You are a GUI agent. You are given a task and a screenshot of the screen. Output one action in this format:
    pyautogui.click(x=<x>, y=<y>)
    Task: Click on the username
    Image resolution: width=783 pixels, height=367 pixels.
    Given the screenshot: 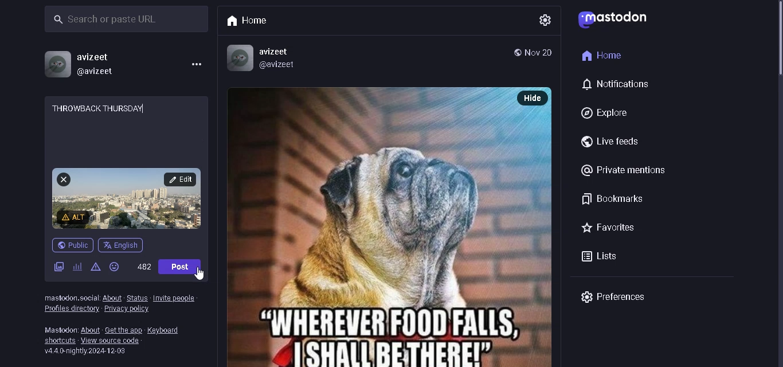 What is the action you would take?
    pyautogui.click(x=98, y=56)
    